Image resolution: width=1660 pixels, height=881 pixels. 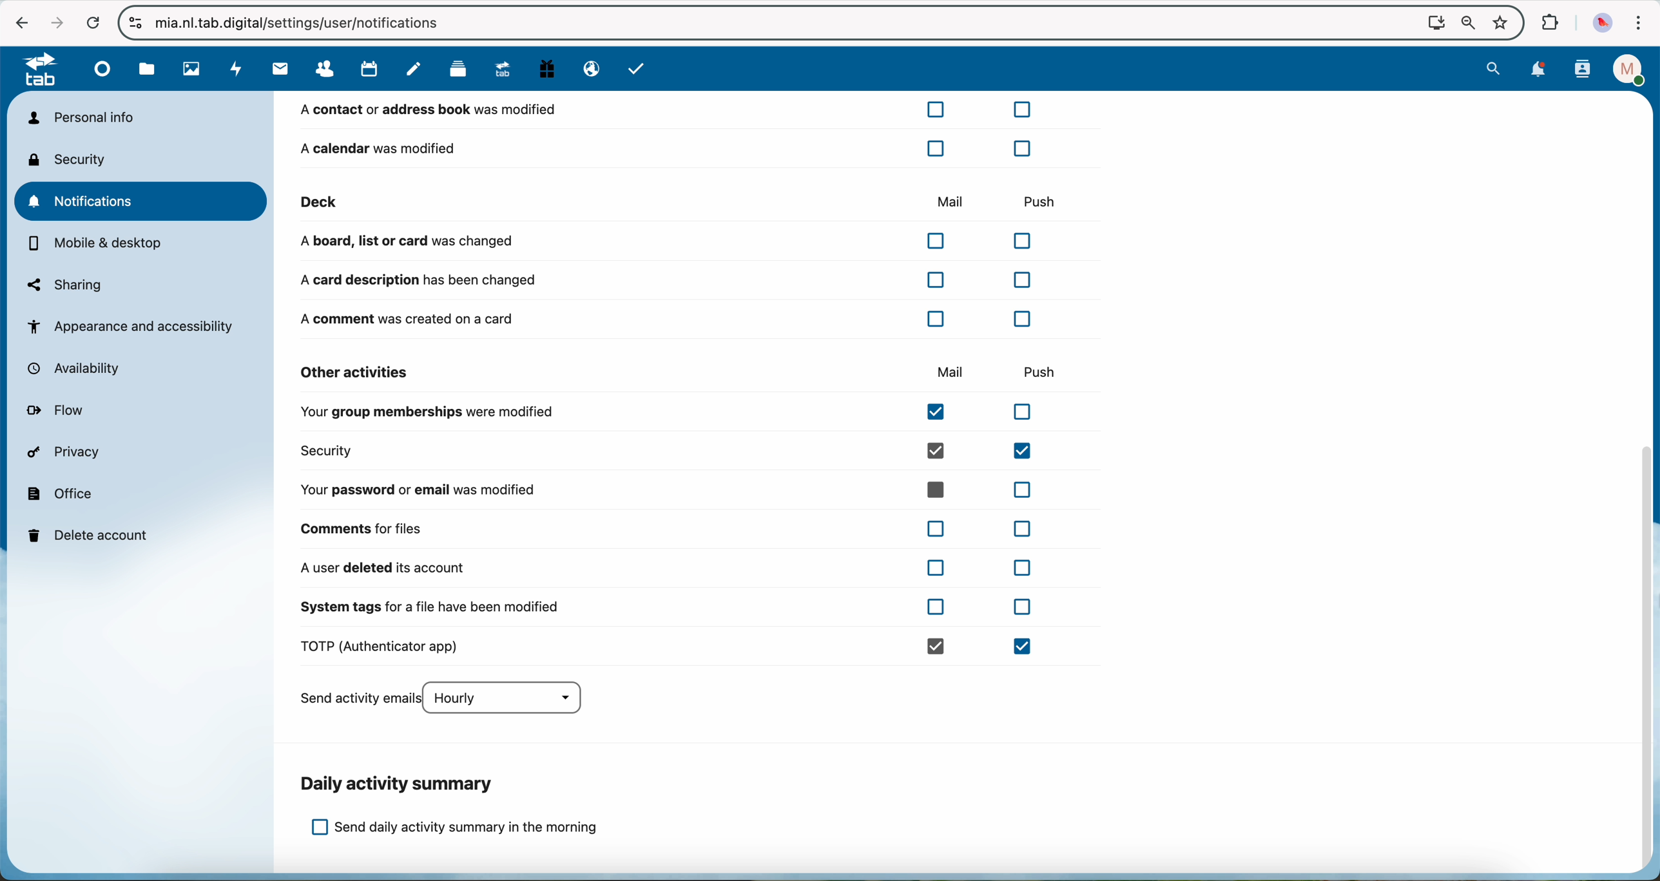 I want to click on flow, so click(x=59, y=412).